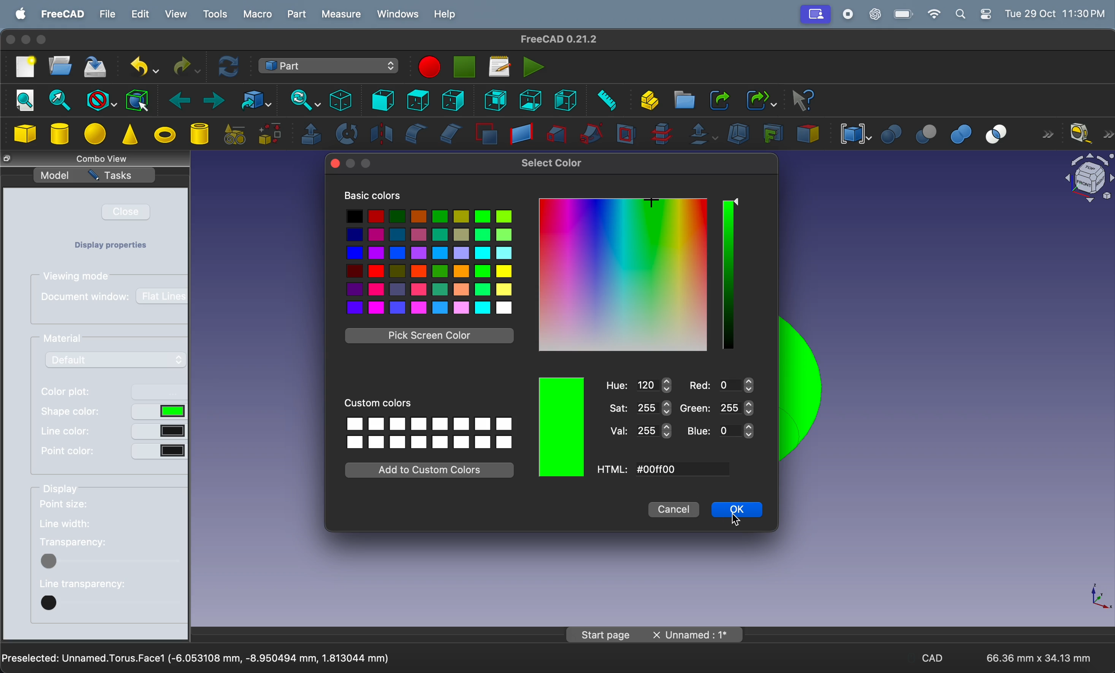 This screenshot has height=673, width=1115. What do you see at coordinates (24, 100) in the screenshot?
I see `fit all` at bounding box center [24, 100].